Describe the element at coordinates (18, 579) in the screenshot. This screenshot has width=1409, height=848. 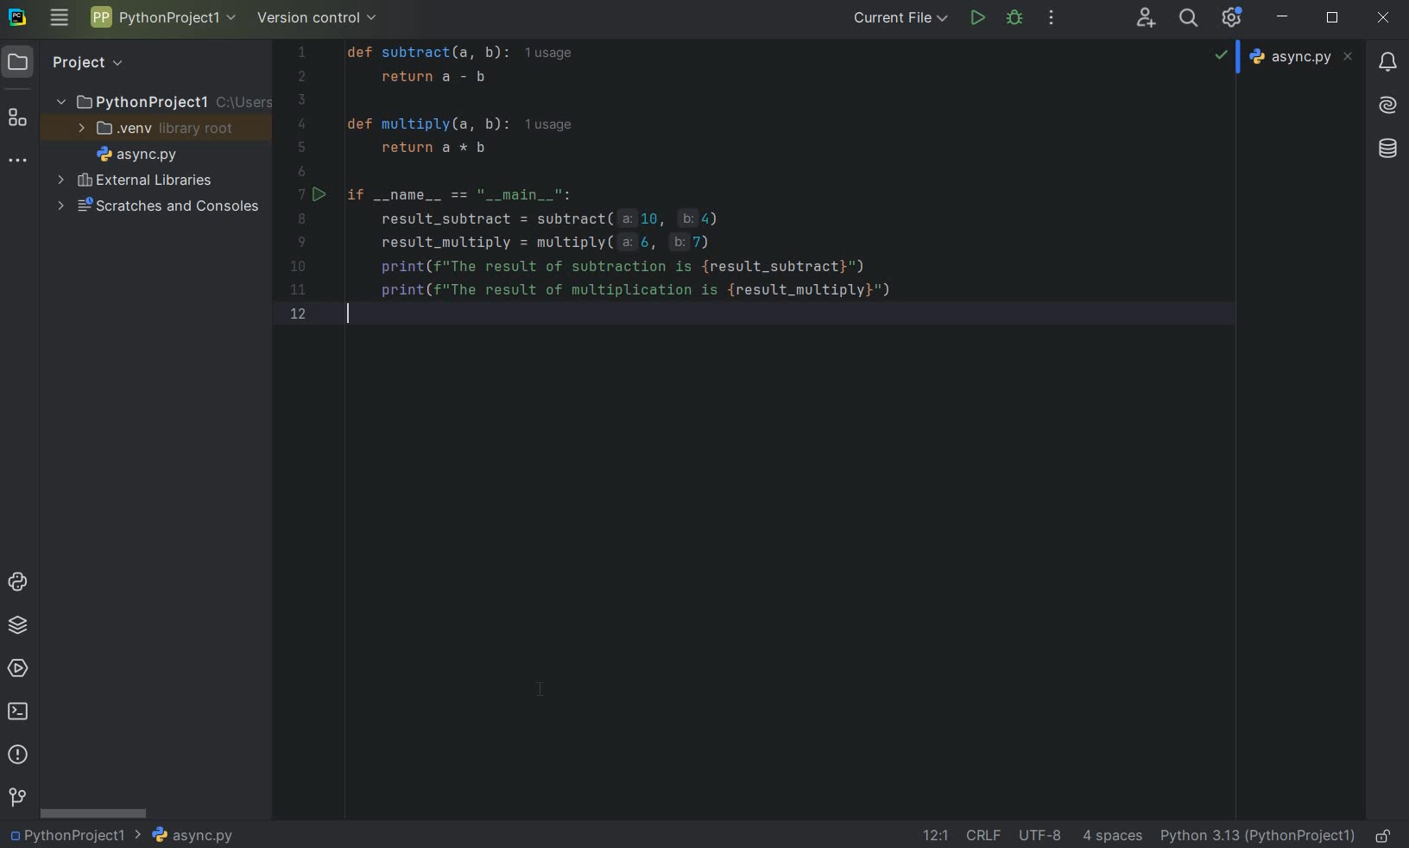
I see `python console` at that location.